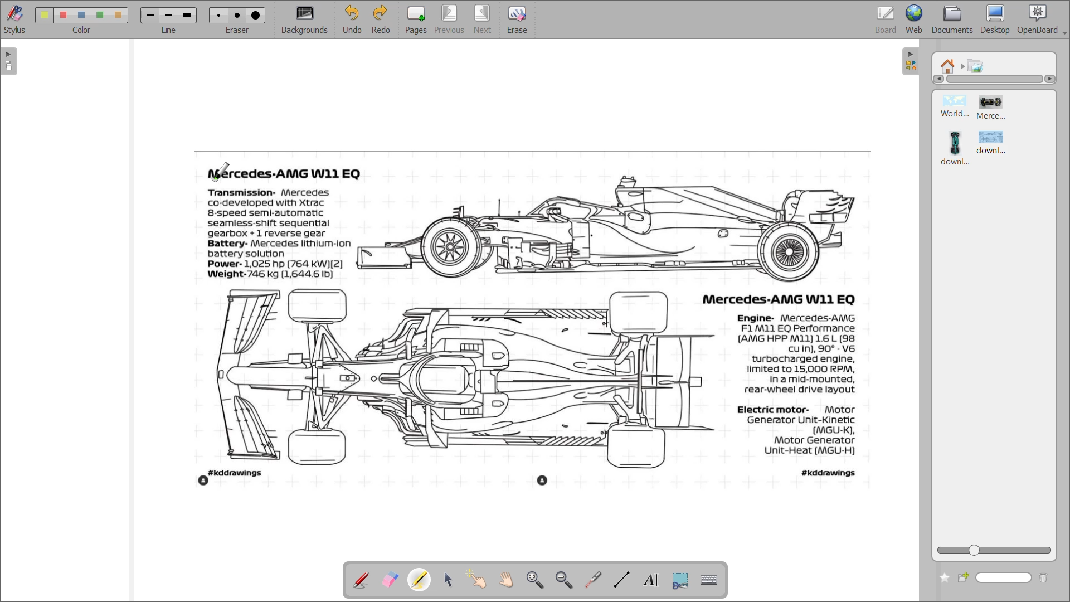  I want to click on desktop, so click(998, 20).